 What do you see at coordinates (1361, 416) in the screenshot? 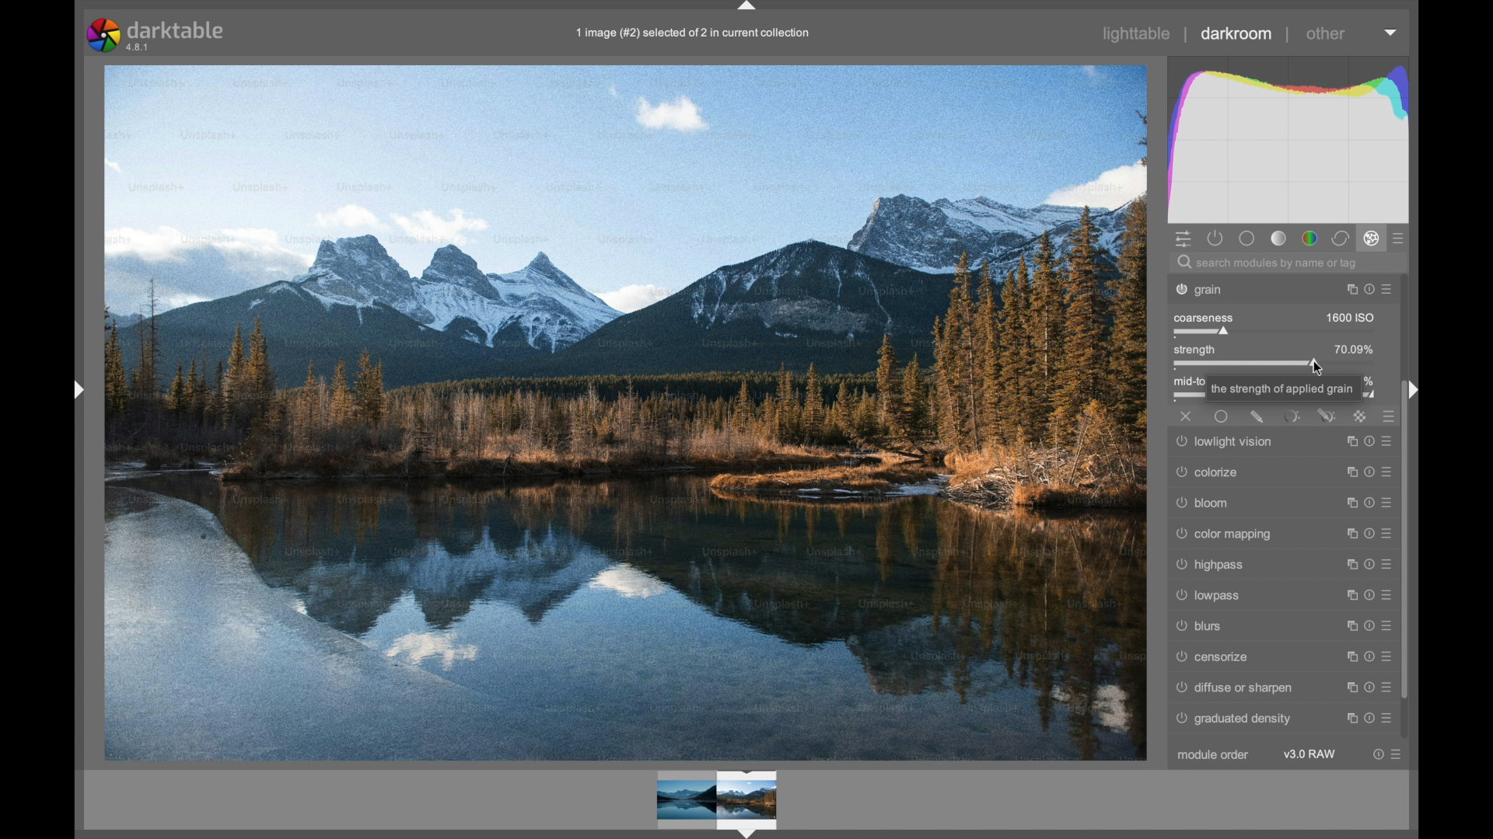
I see `raster mask` at bounding box center [1361, 416].